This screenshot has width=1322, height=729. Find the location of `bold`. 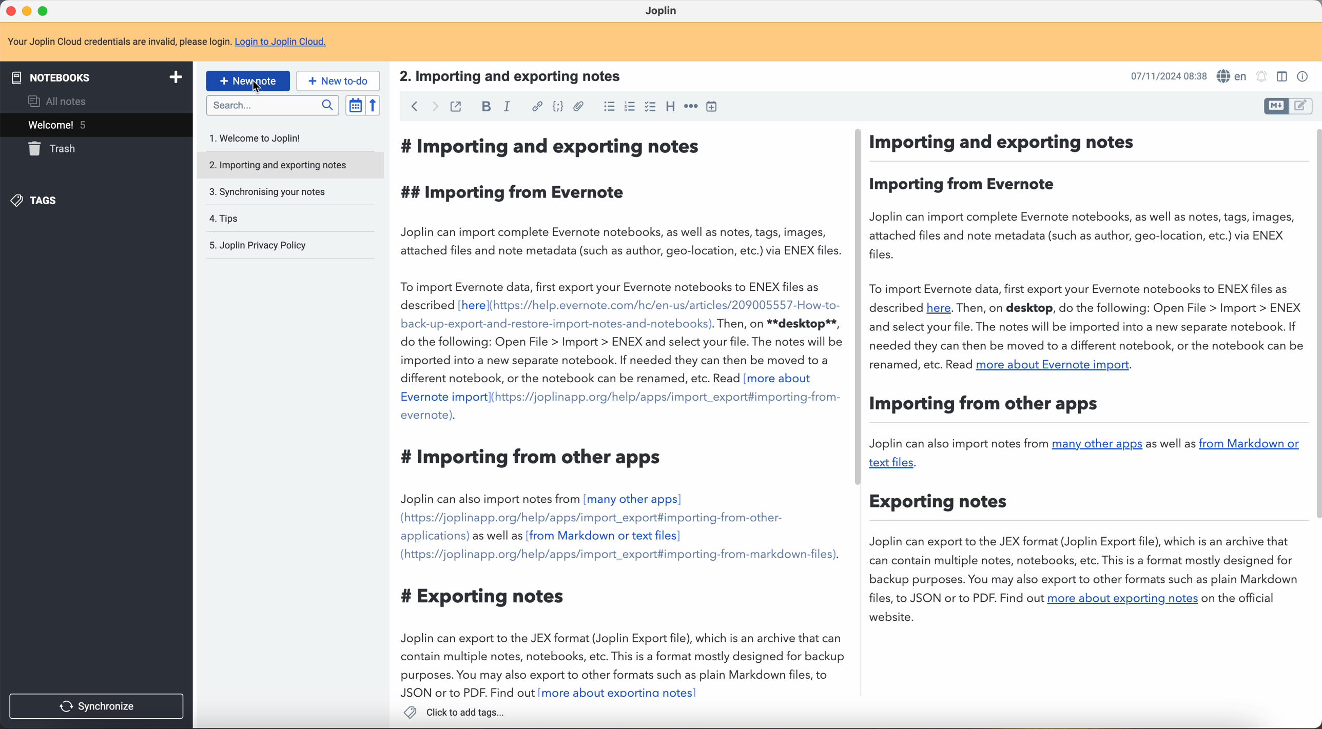

bold is located at coordinates (488, 106).